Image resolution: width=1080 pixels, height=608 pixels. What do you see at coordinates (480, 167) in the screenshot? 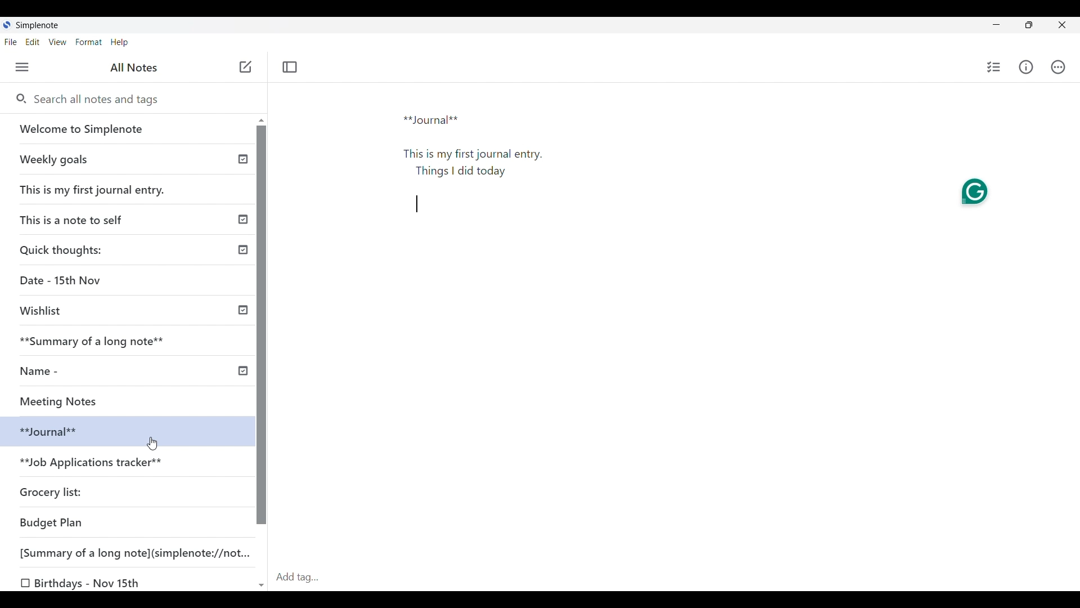
I see `Existing text in current note` at bounding box center [480, 167].